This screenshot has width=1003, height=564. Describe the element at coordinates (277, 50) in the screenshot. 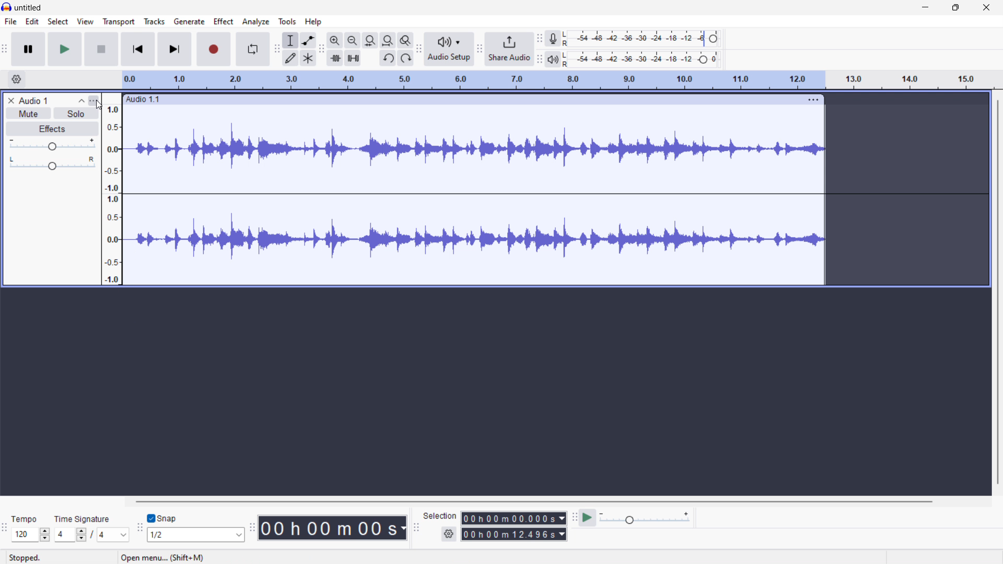

I see `tools toolbar` at that location.